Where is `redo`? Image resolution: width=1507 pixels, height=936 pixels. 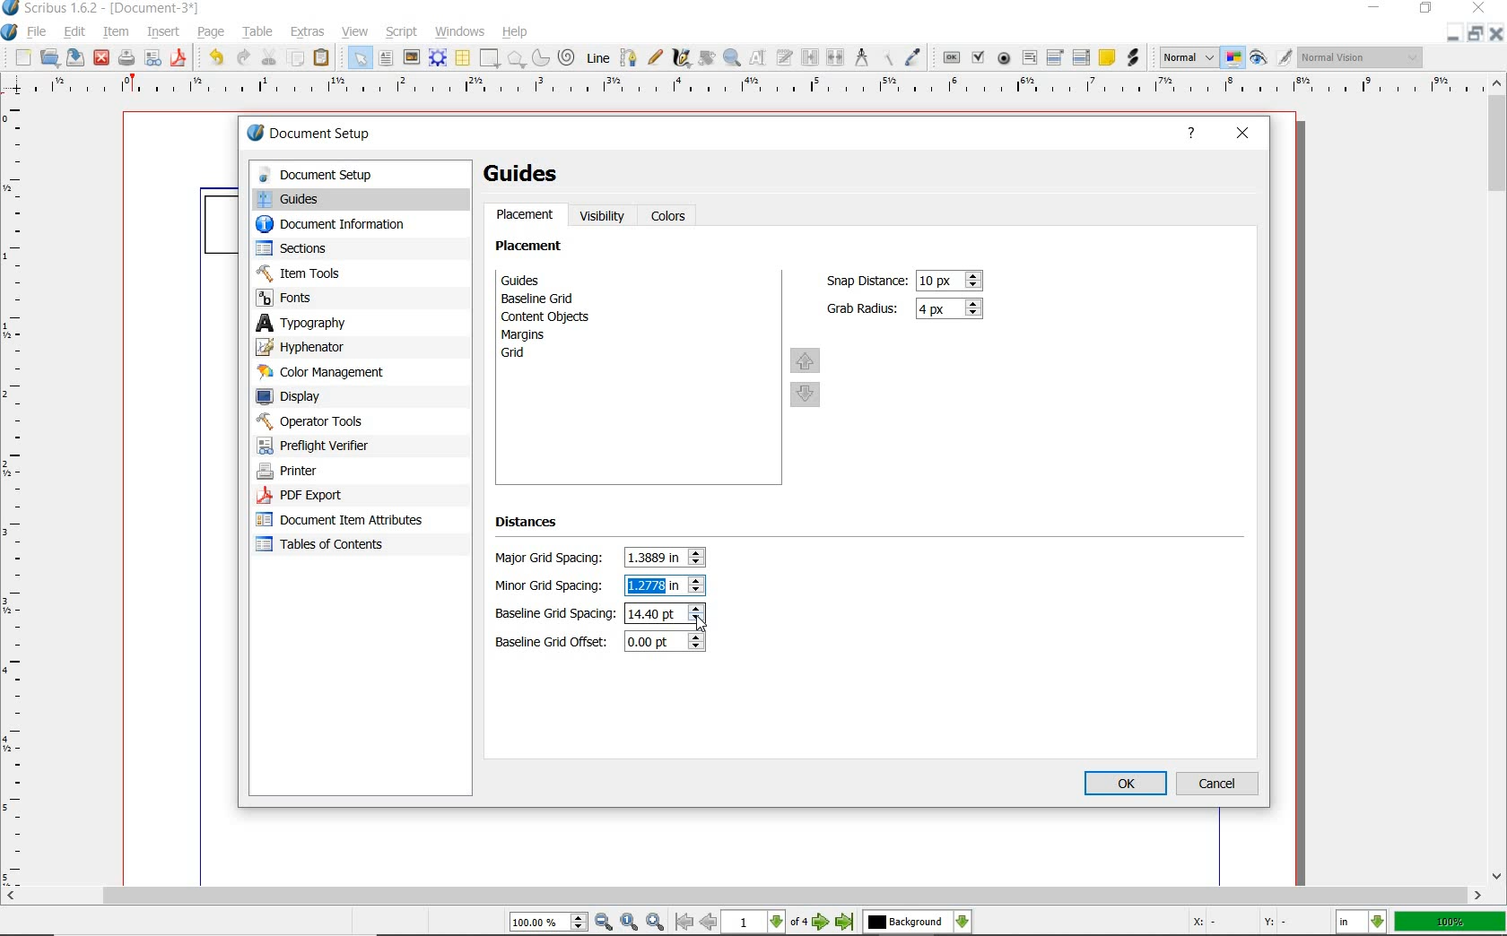
redo is located at coordinates (243, 58).